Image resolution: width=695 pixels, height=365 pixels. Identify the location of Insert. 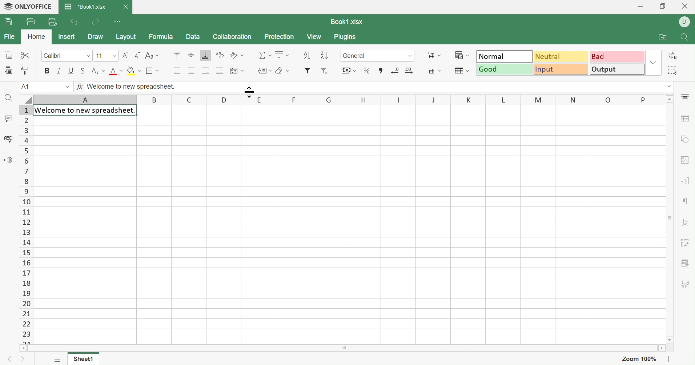
(68, 36).